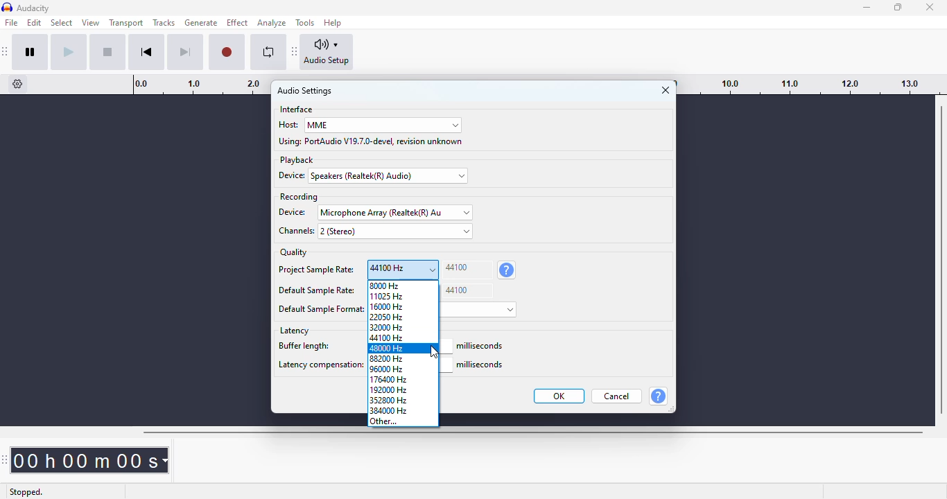 The image size is (947, 499). Describe the element at coordinates (435, 352) in the screenshot. I see `cursor` at that location.